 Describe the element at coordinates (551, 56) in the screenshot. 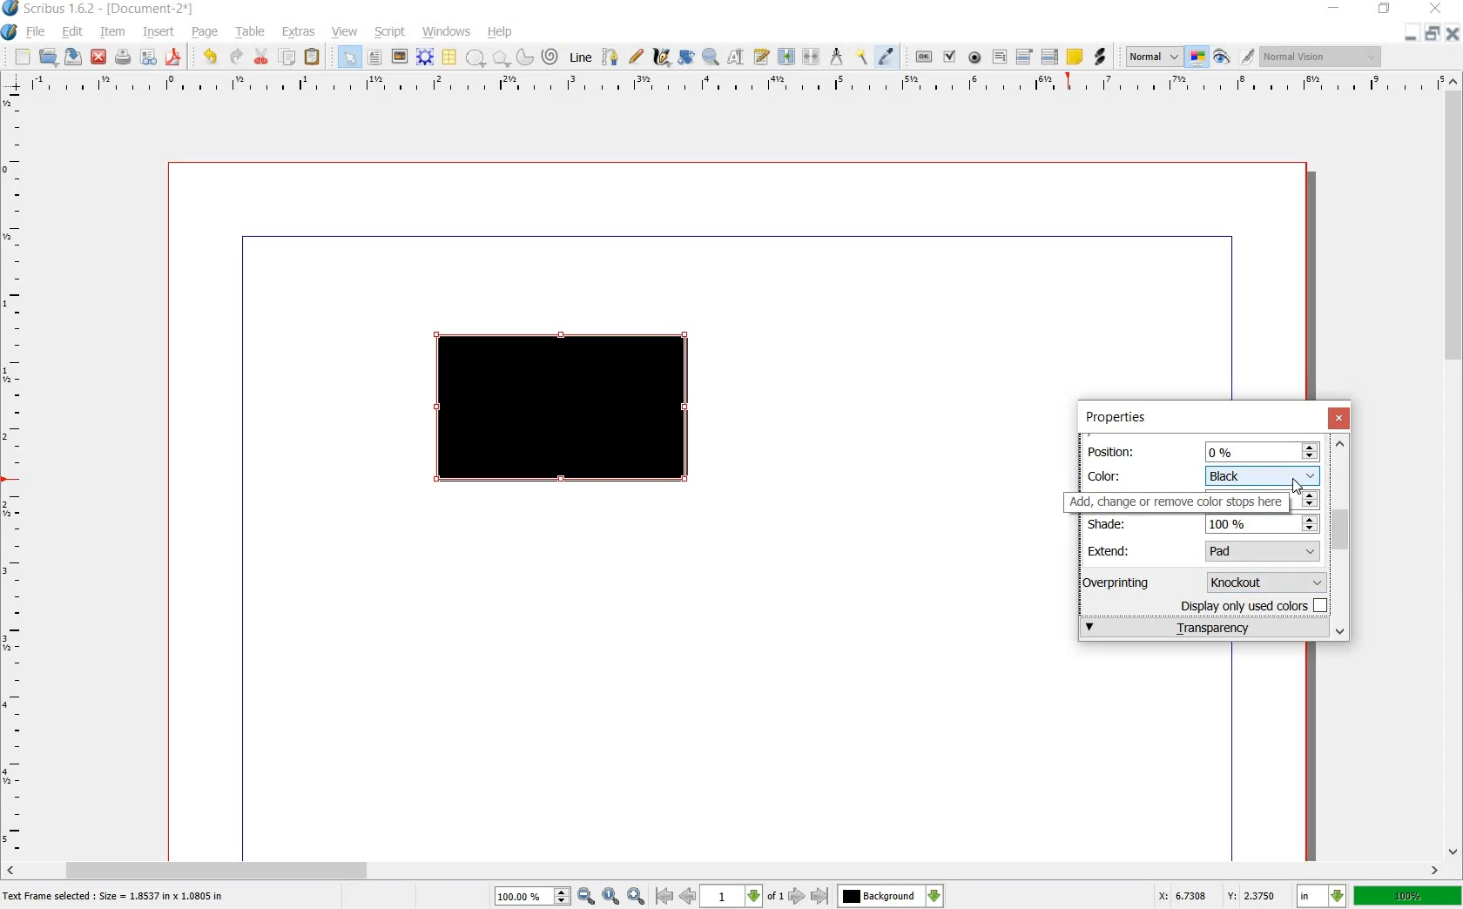

I see `spiral` at that location.